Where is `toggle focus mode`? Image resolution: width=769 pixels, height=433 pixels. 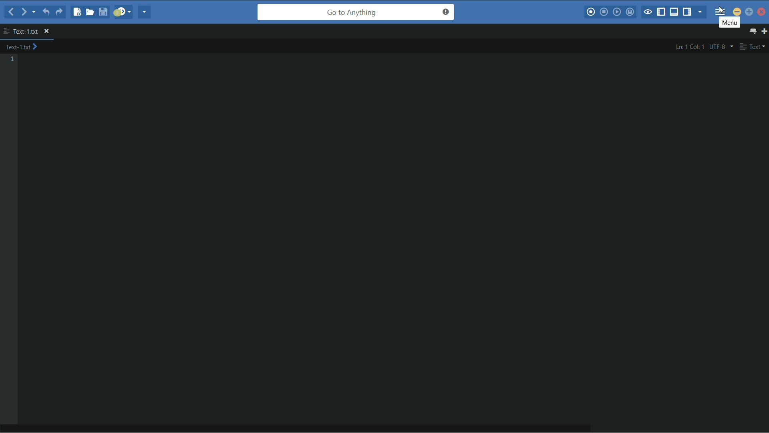
toggle focus mode is located at coordinates (648, 12).